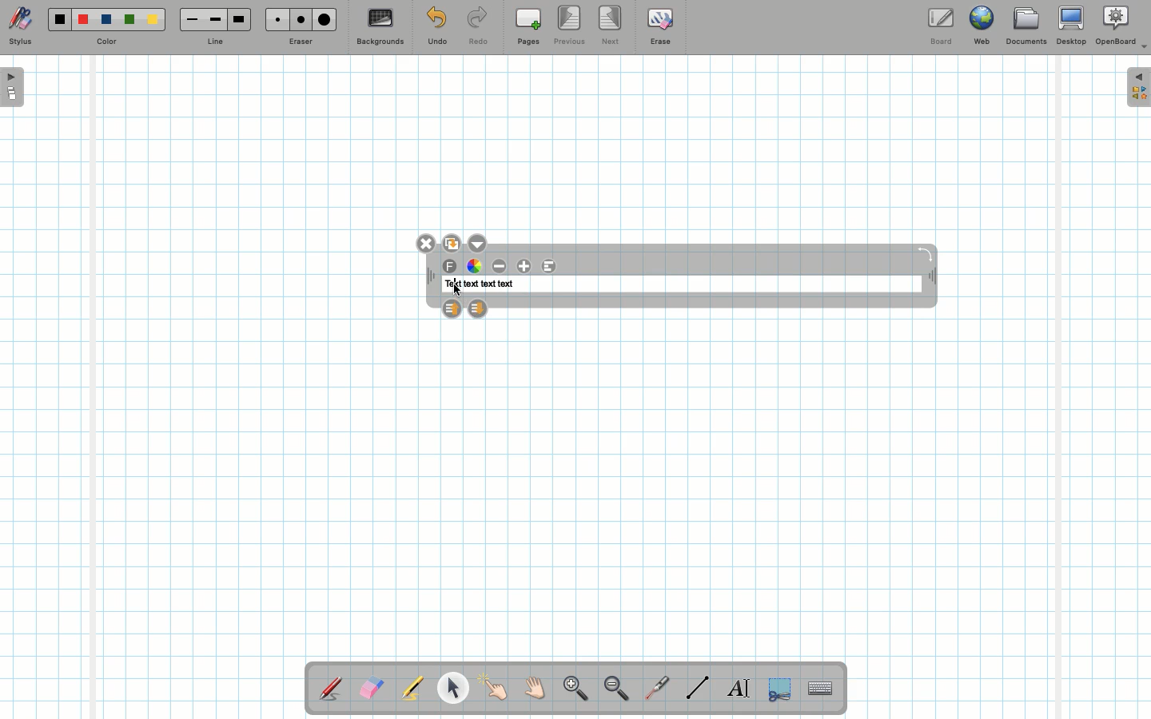 This screenshot has height=719, width=1151. What do you see at coordinates (740, 685) in the screenshot?
I see `Write text` at bounding box center [740, 685].